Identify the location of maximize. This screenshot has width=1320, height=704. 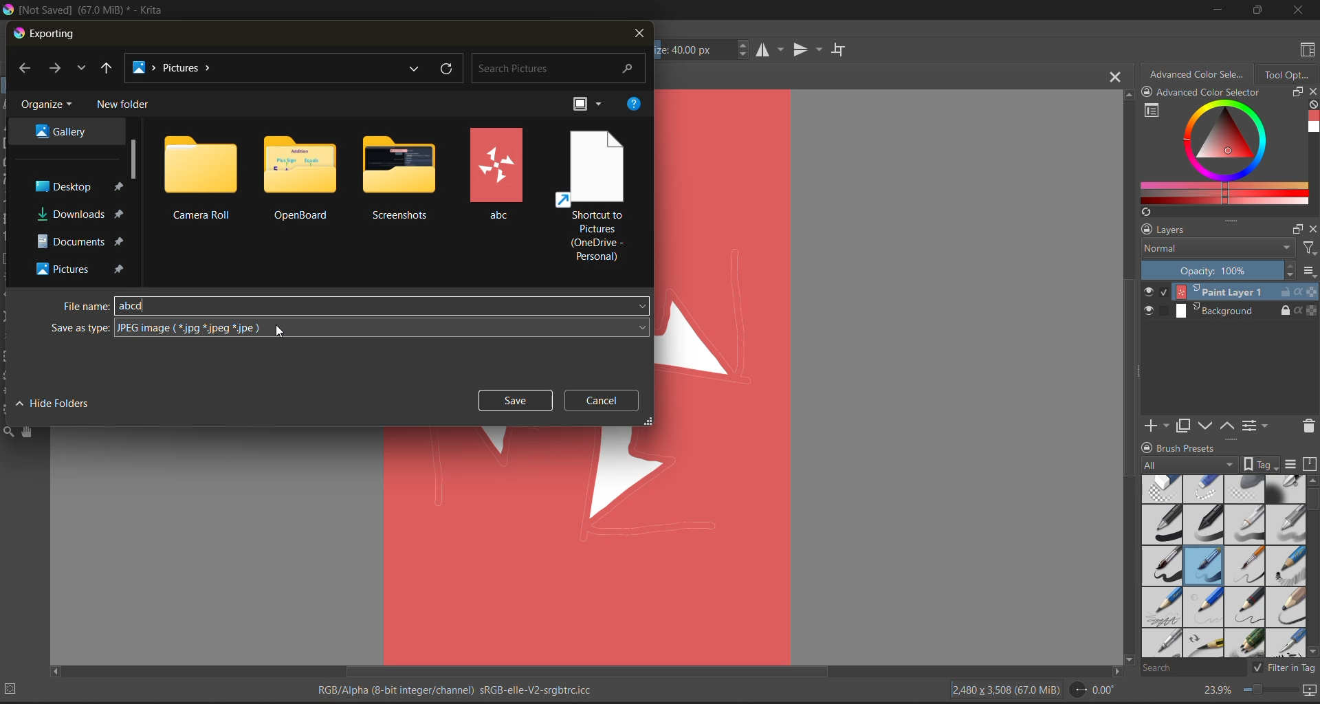
(1257, 9).